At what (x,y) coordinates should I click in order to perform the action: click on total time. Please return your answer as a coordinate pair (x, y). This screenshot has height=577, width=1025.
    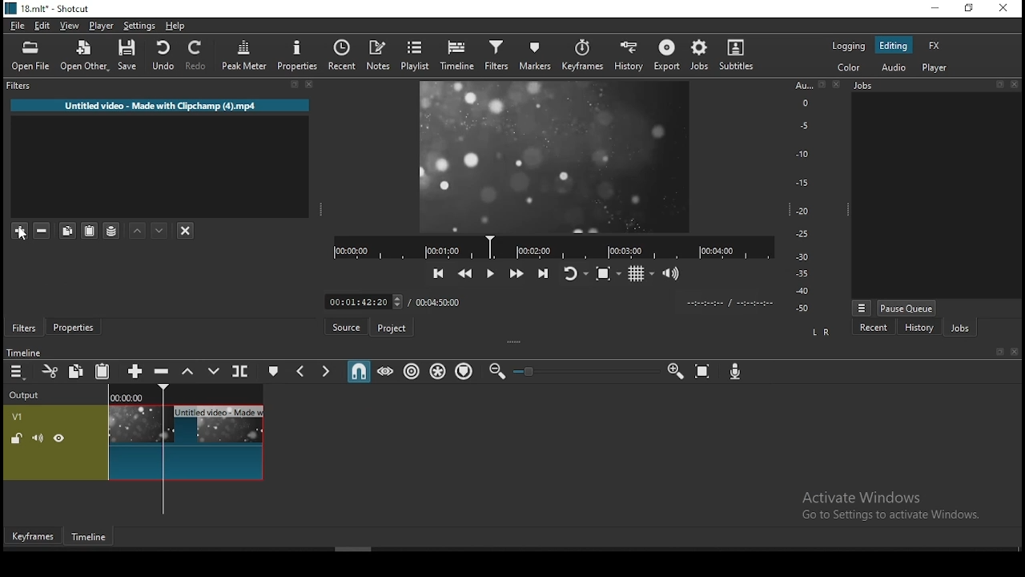
    Looking at the image, I should click on (440, 301).